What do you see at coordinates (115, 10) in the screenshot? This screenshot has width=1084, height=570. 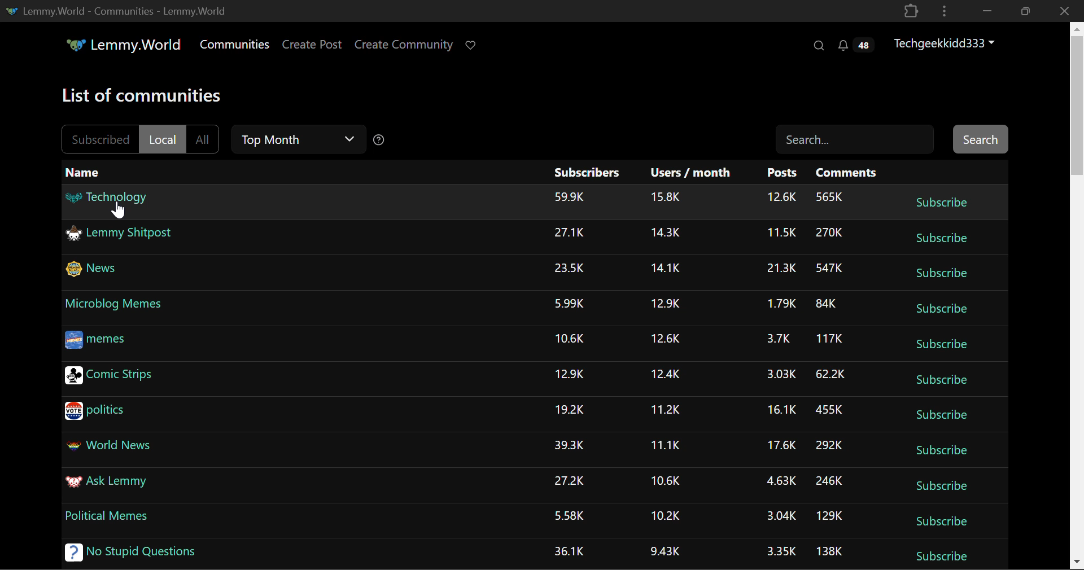 I see `Lemmy.World - Communities - Lemmy.World` at bounding box center [115, 10].